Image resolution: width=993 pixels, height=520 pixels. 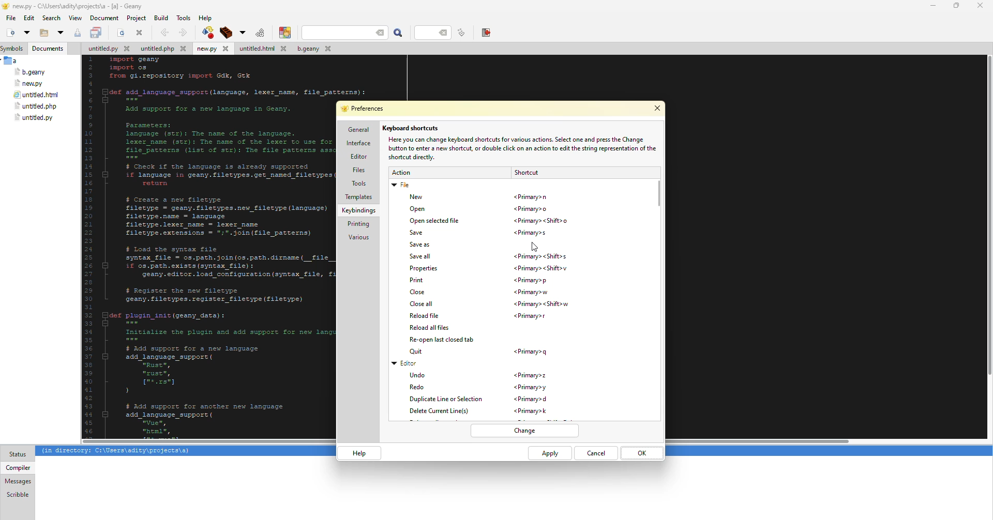 What do you see at coordinates (35, 106) in the screenshot?
I see `file` at bounding box center [35, 106].